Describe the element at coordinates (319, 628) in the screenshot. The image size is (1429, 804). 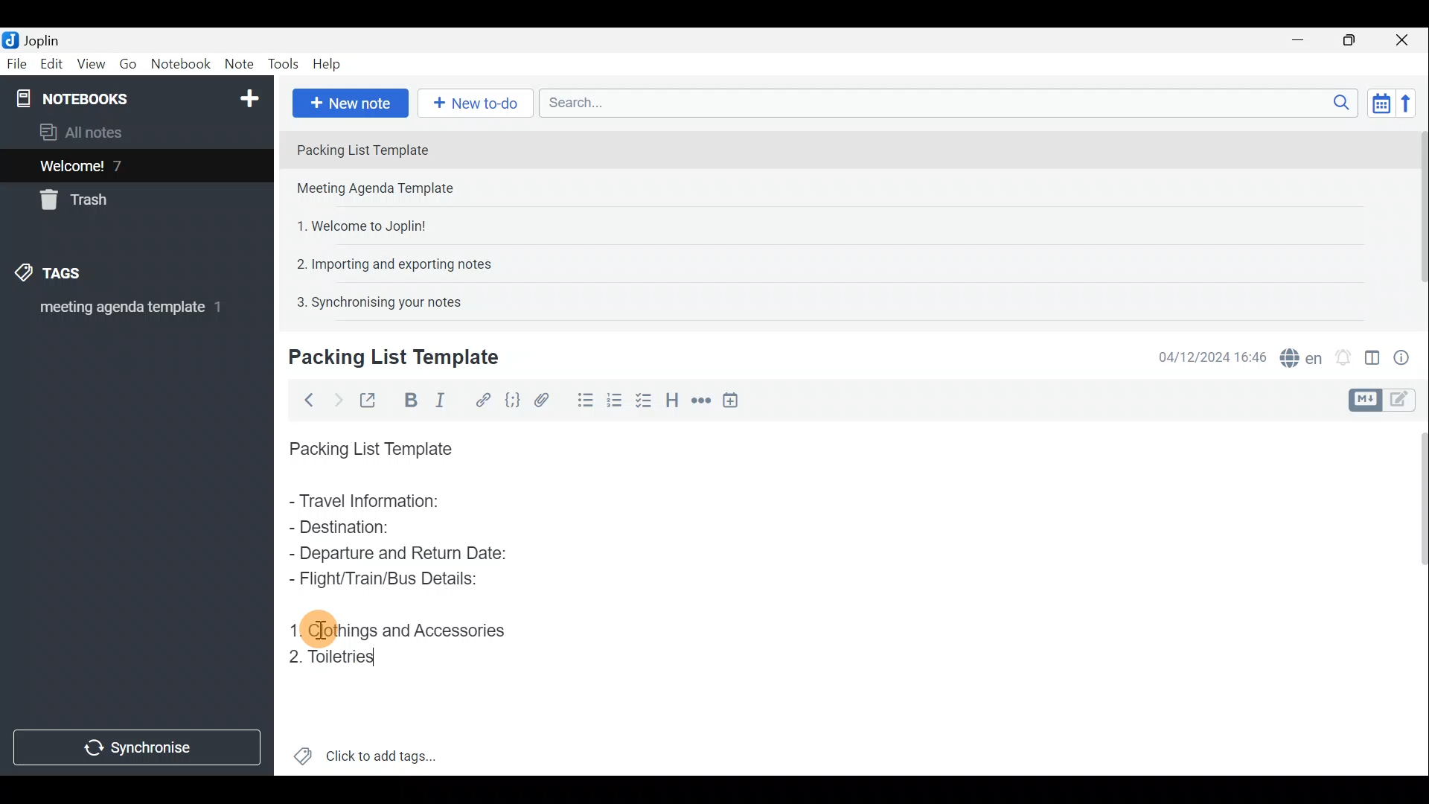
I see `cursor` at that location.